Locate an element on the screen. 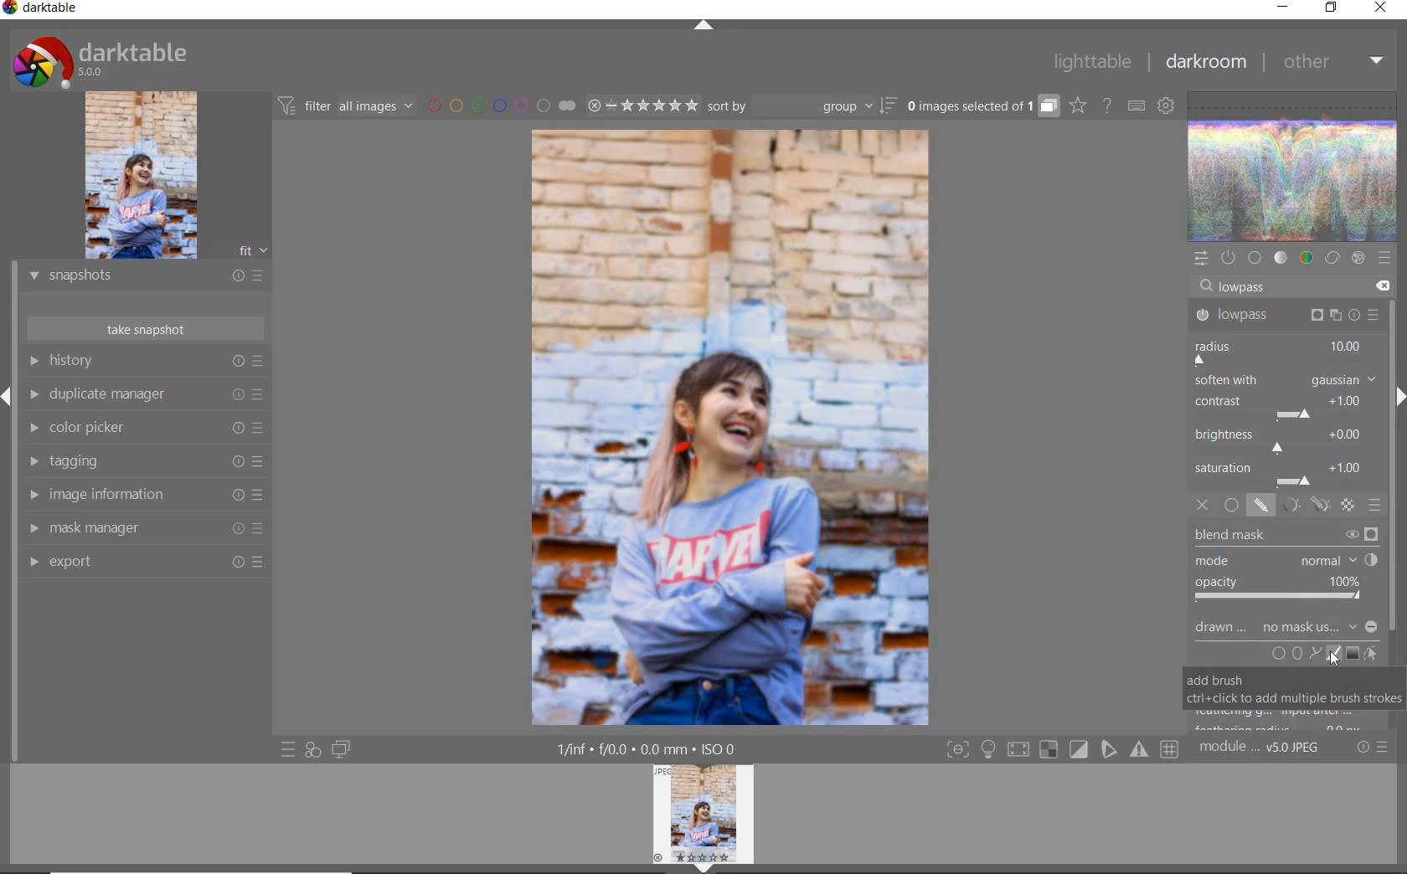 The width and height of the screenshot is (1407, 874). display a second darkroom image window is located at coordinates (342, 748).